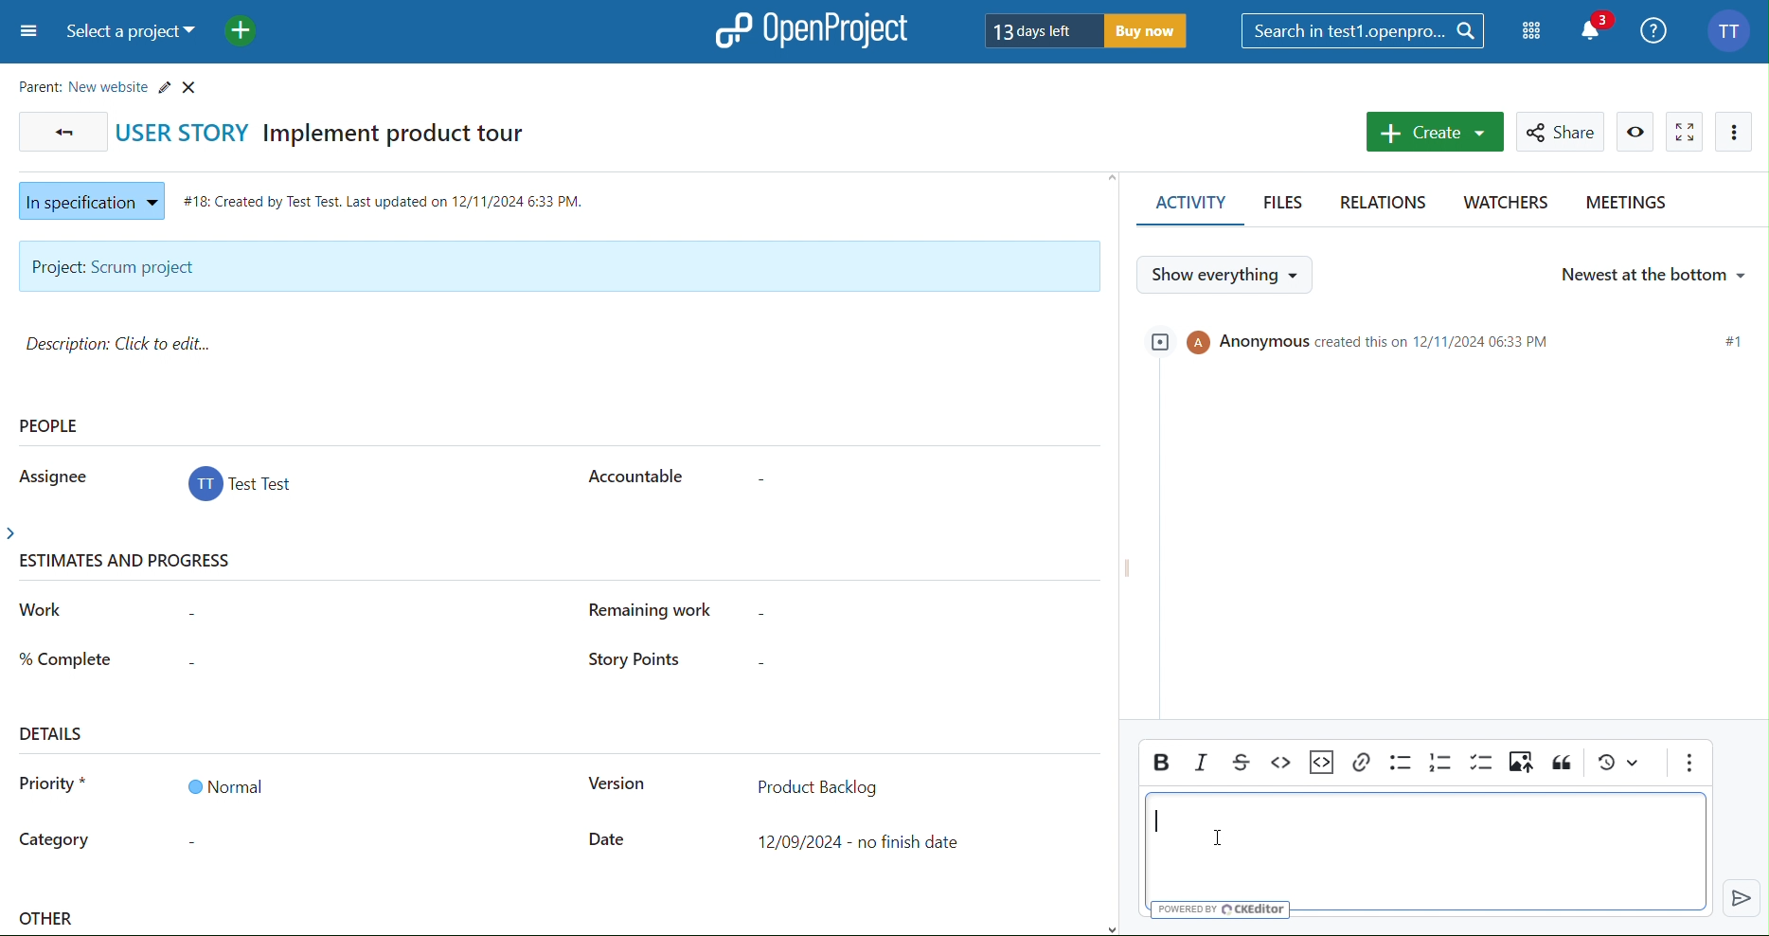 This screenshot has height=936, width=1769. What do you see at coordinates (1652, 272) in the screenshot?
I see `Newest at the bottom` at bounding box center [1652, 272].